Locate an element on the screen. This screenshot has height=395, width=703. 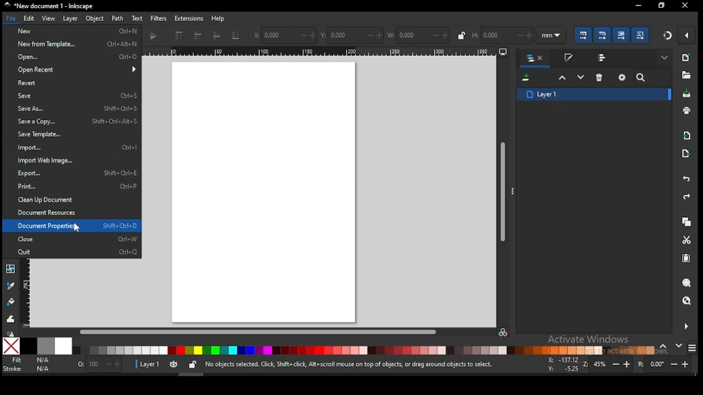
open recent is located at coordinates (75, 69).